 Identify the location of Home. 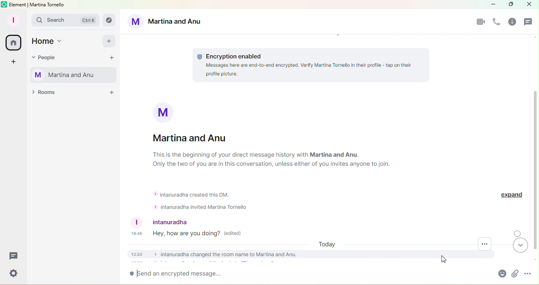
(49, 41).